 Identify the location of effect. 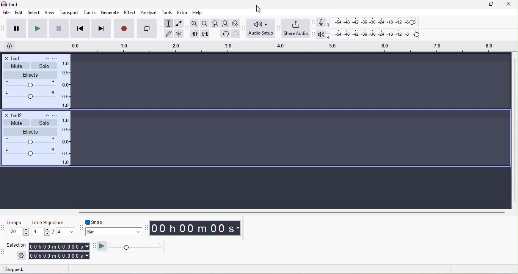
(129, 12).